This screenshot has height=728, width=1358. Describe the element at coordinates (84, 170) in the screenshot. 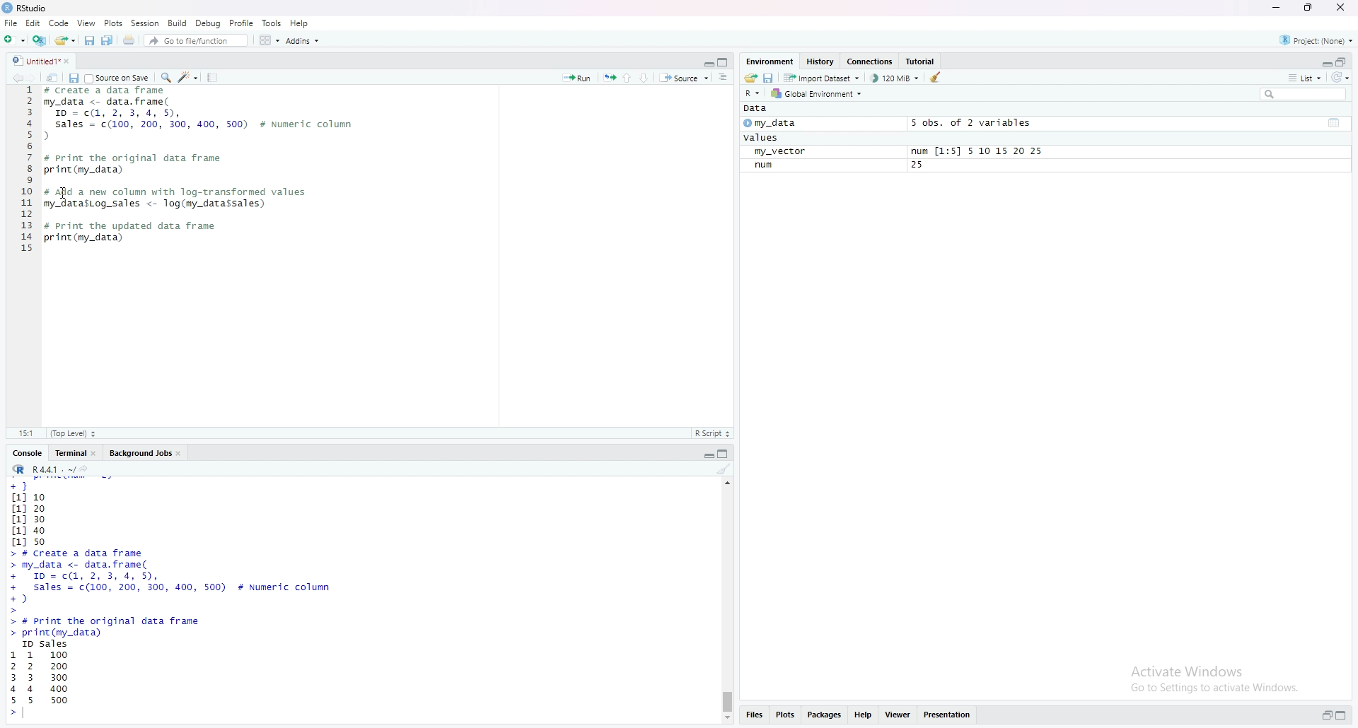

I see `print(My_data)` at that location.